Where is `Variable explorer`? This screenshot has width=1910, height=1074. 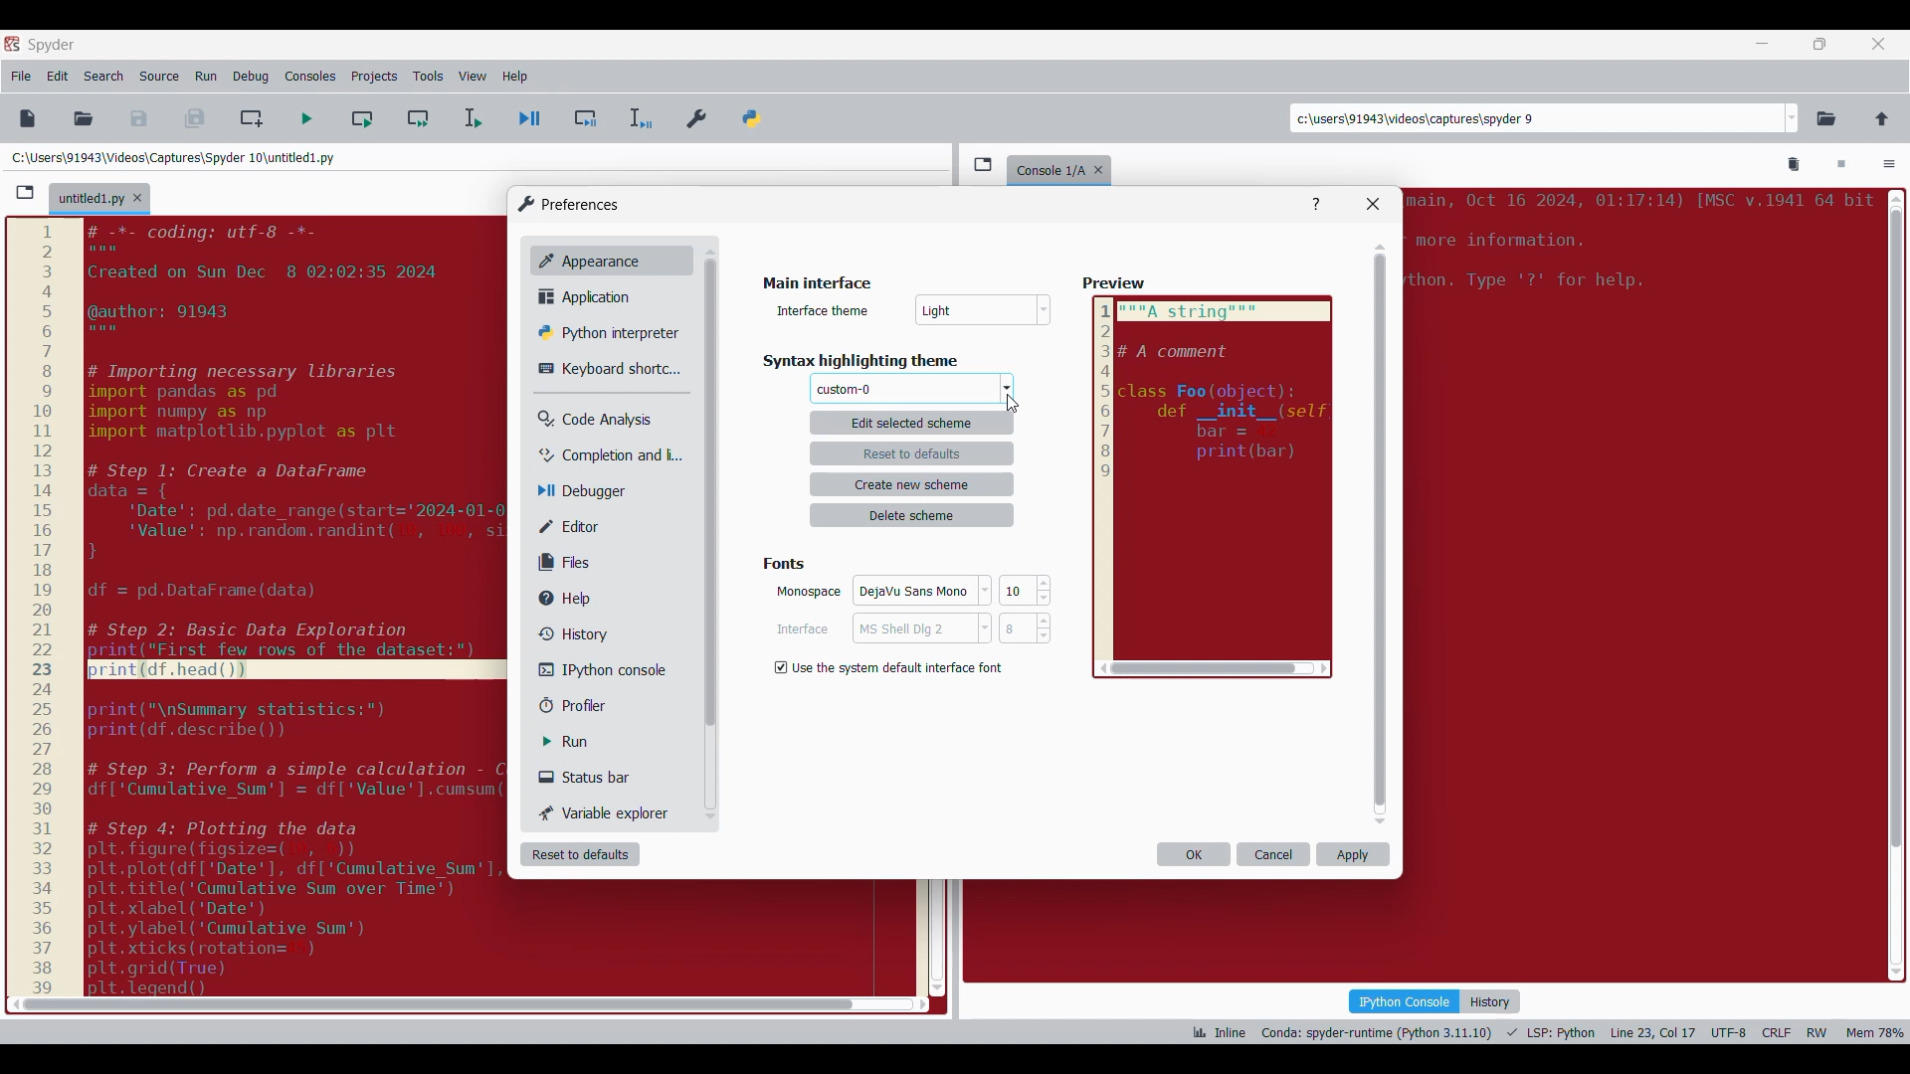 Variable explorer is located at coordinates (606, 812).